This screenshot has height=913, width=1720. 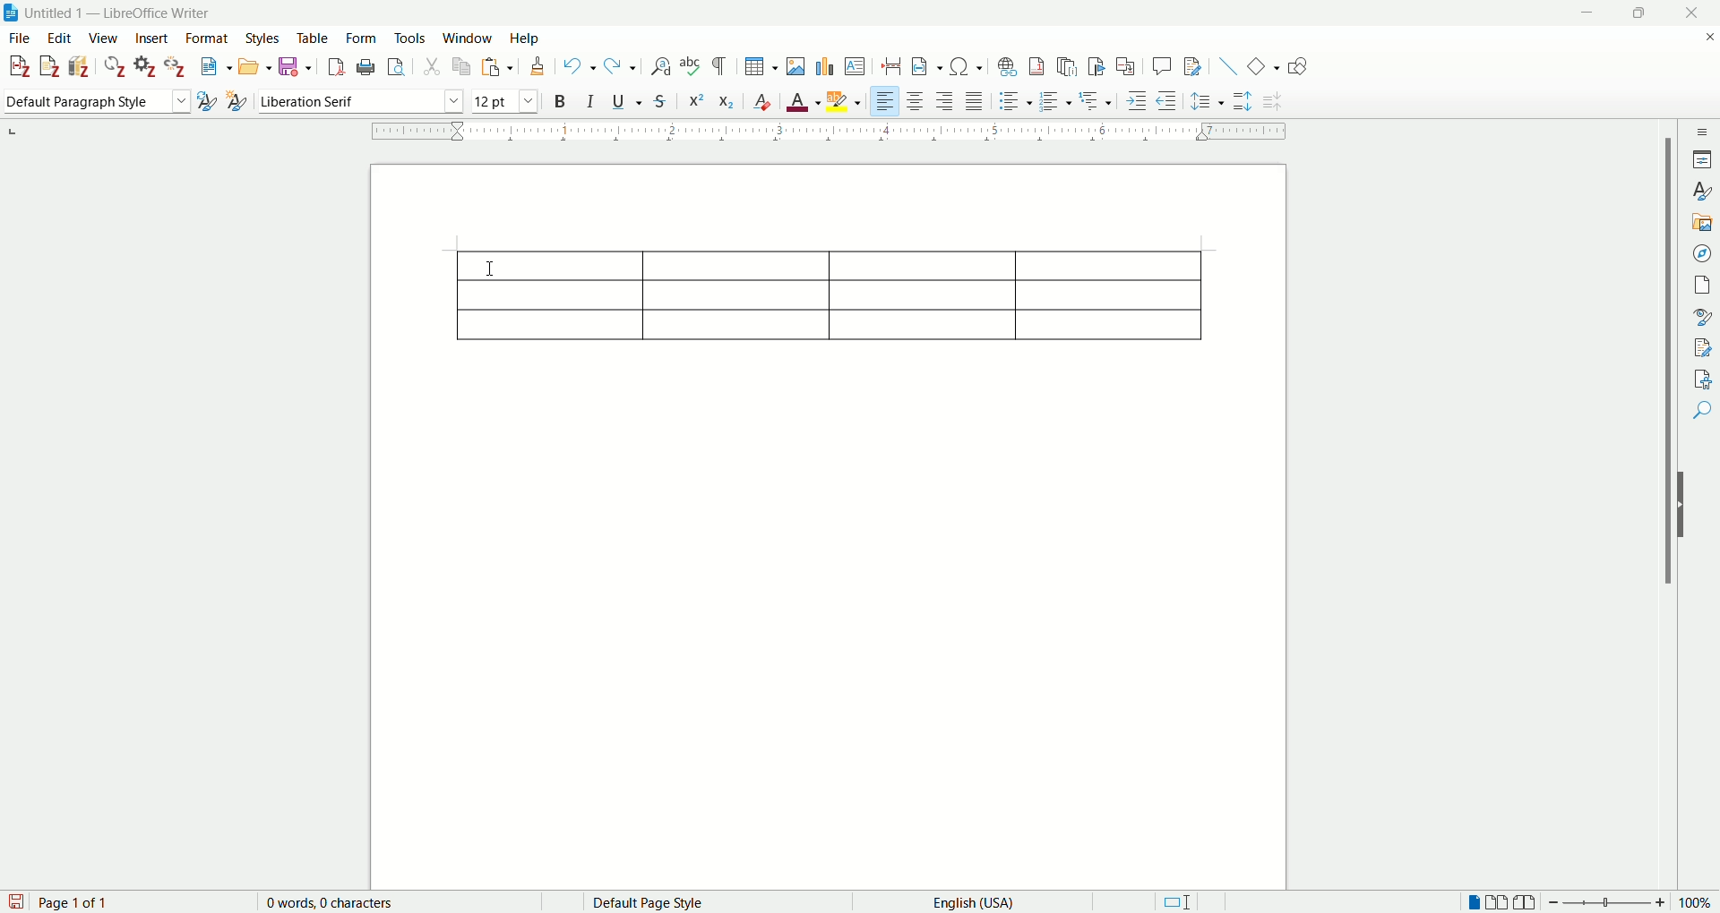 I want to click on window, so click(x=468, y=39).